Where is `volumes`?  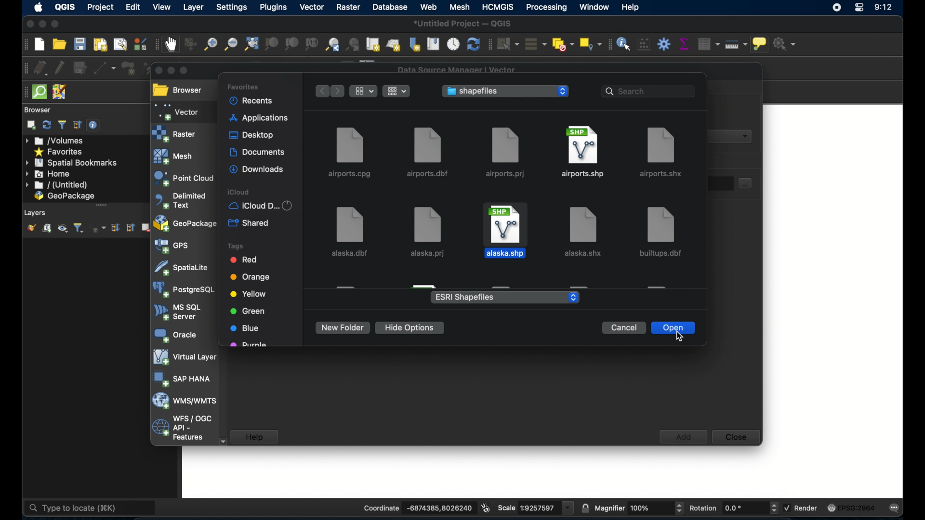
volumes is located at coordinates (59, 141).